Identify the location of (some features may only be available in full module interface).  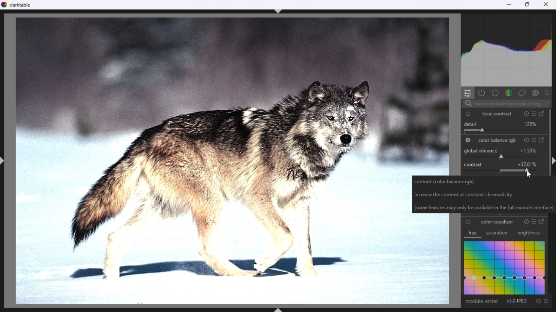
(484, 208).